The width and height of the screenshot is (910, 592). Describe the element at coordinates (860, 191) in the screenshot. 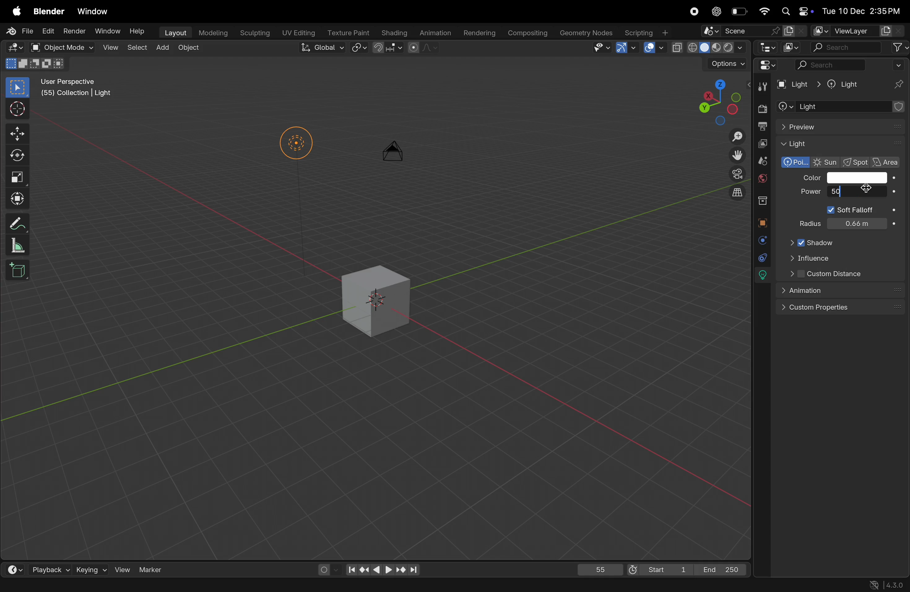

I see `cursor` at that location.